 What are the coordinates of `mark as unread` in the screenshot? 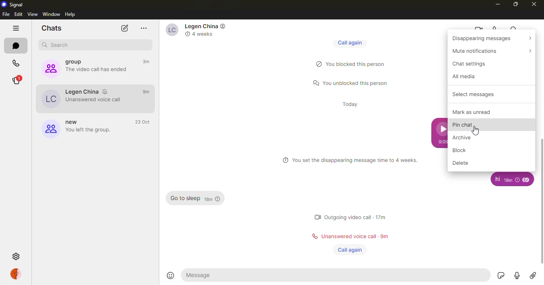 It's located at (475, 112).